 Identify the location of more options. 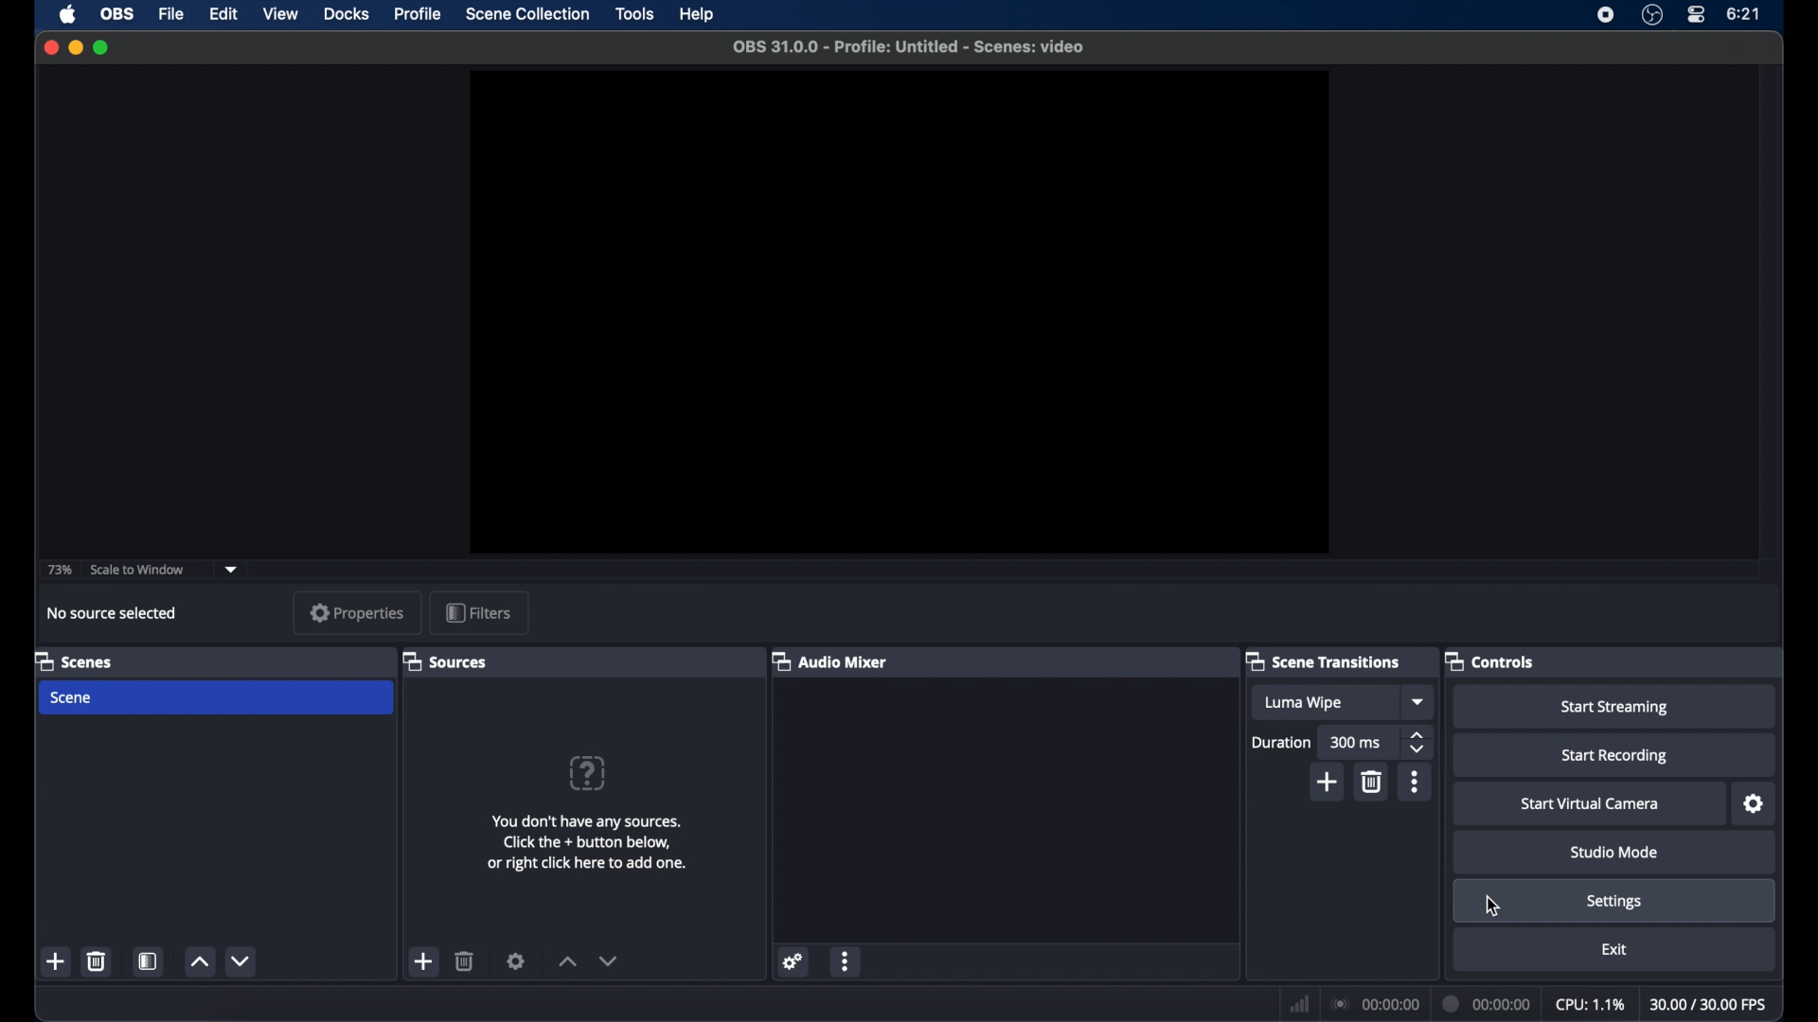
(846, 961).